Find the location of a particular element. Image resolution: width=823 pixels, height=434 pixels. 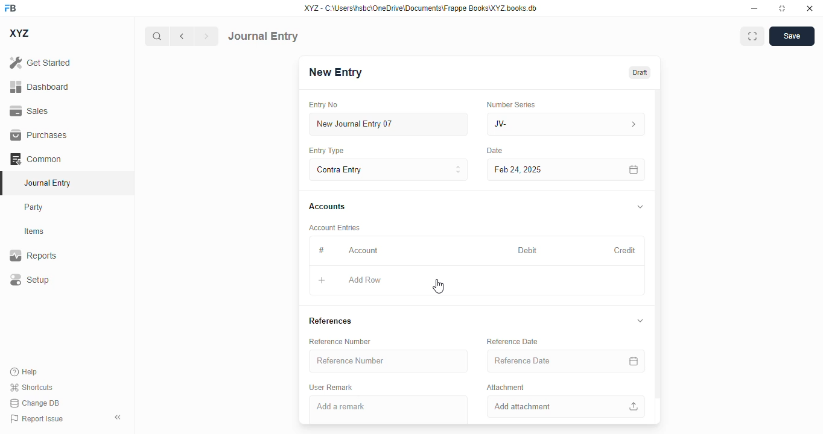

draft is located at coordinates (640, 72).